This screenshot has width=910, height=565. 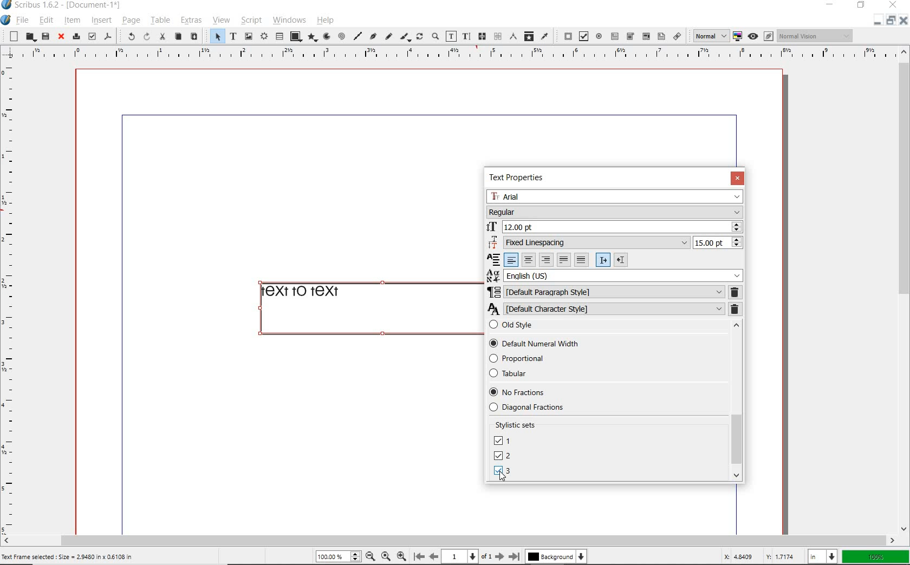 I want to click on save as pdf, so click(x=108, y=37).